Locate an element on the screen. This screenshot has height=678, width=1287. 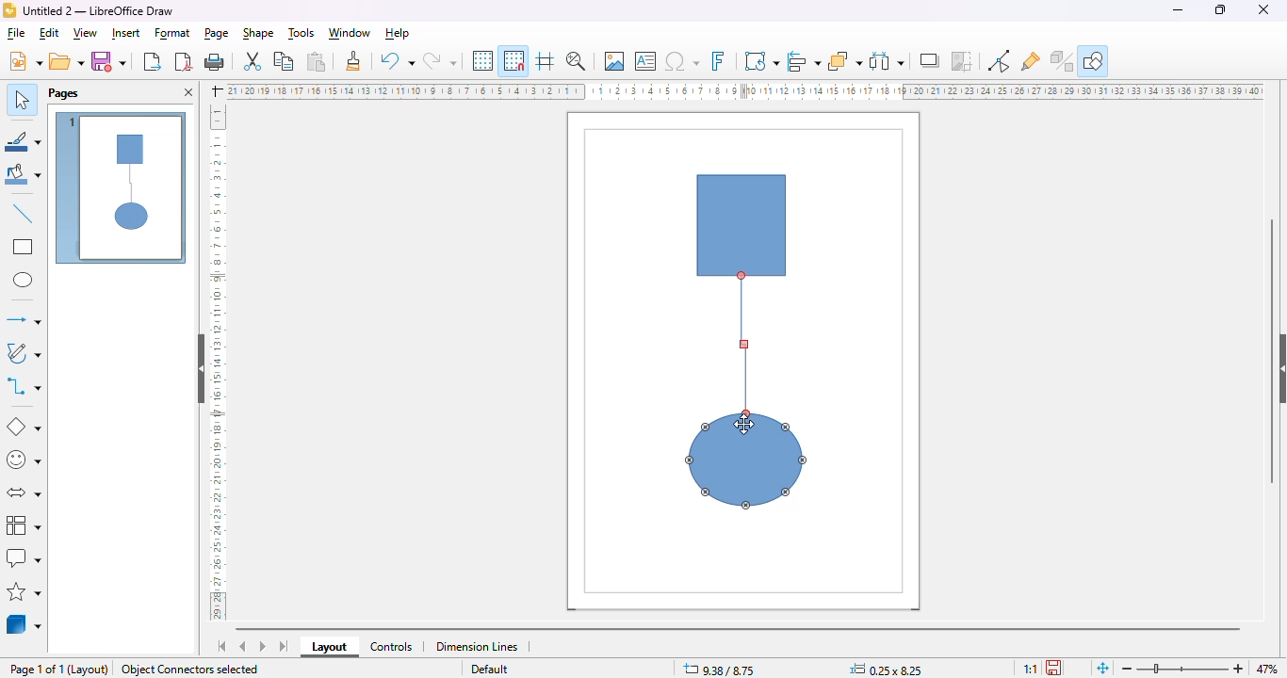
insert fontwork text is located at coordinates (718, 60).